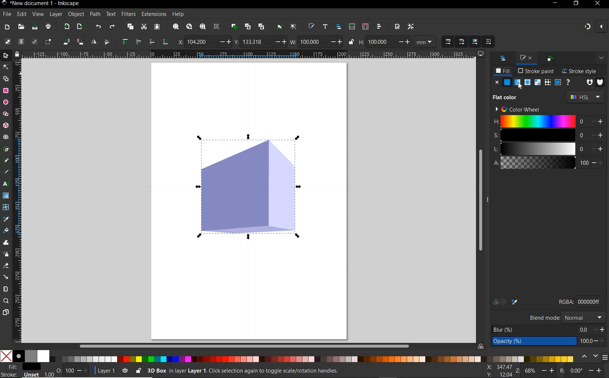  What do you see at coordinates (521, 57) in the screenshot?
I see `FILL AND STROKE` at bounding box center [521, 57].